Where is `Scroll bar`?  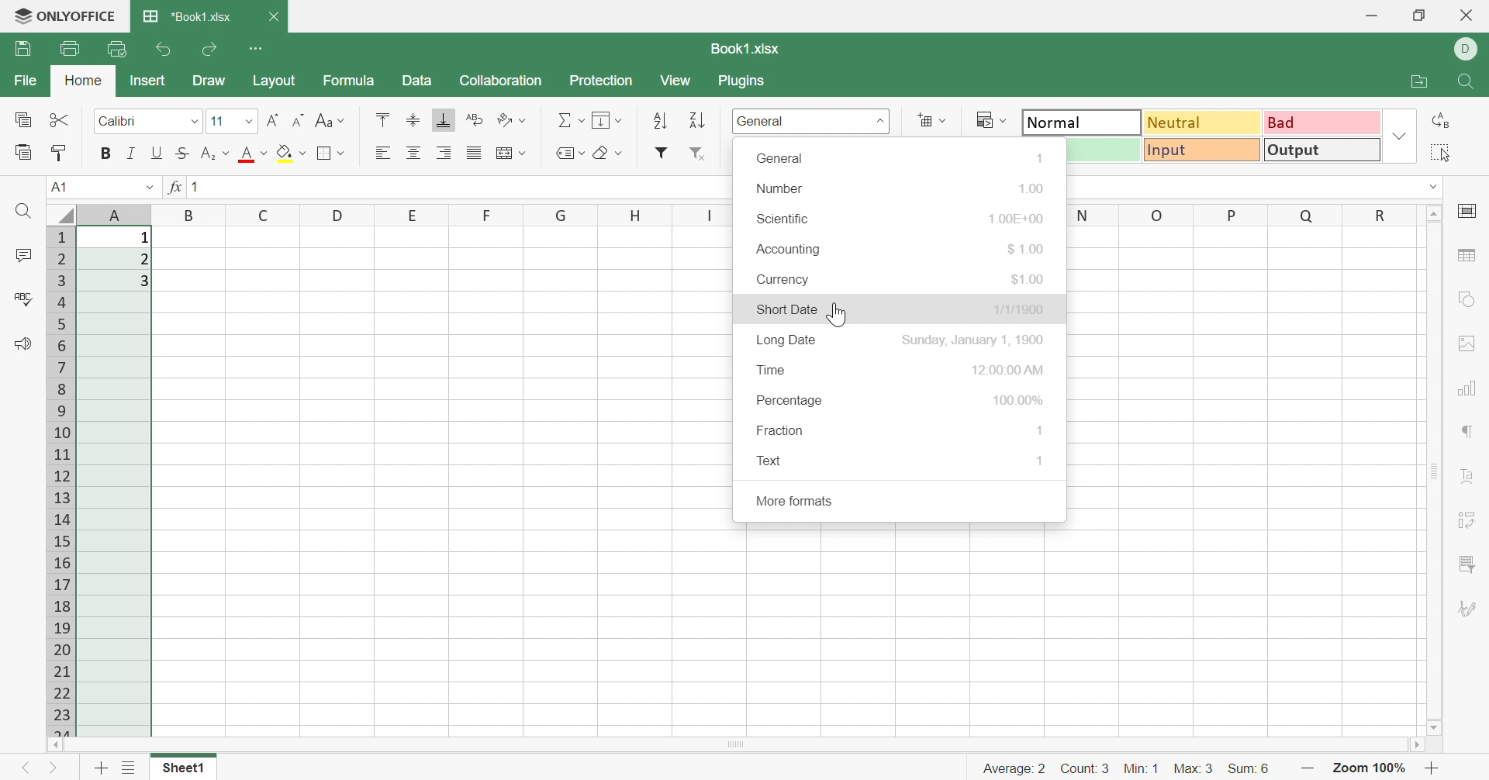 Scroll bar is located at coordinates (731, 745).